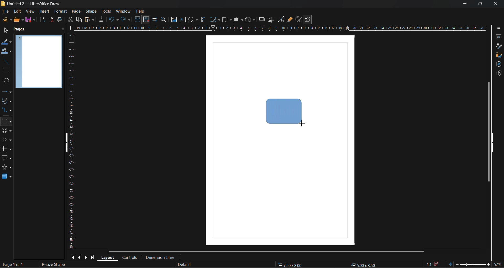 Image resolution: width=504 pixels, height=268 pixels. Describe the element at coordinates (184, 19) in the screenshot. I see `text box` at that location.